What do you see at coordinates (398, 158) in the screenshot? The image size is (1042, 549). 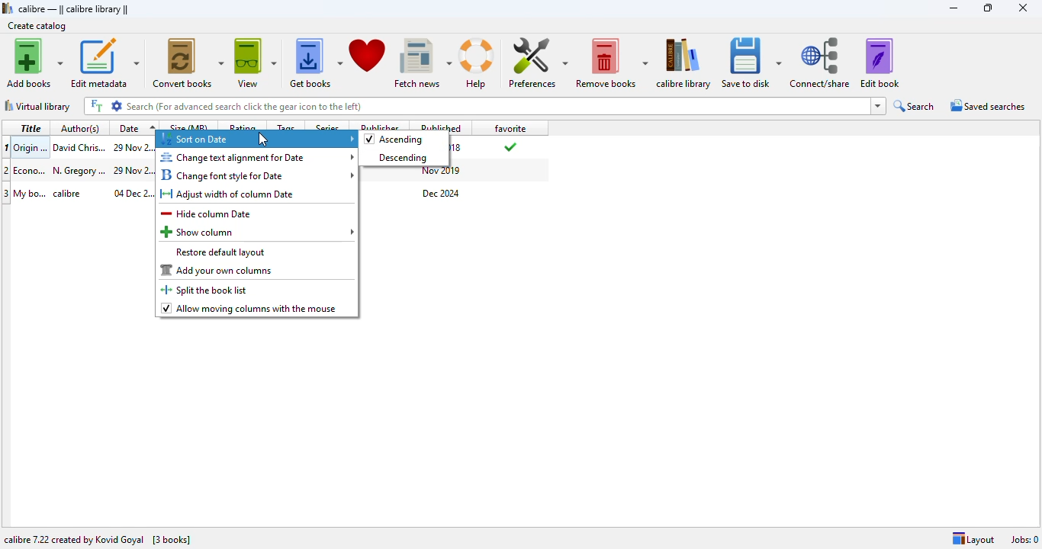 I see `descending` at bounding box center [398, 158].